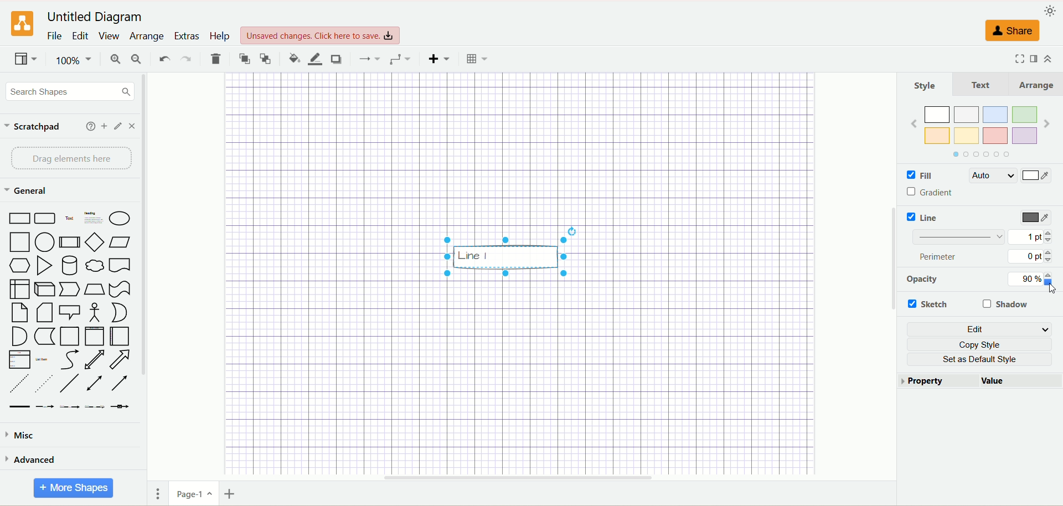  I want to click on Bidirectional Connector, so click(95, 383).